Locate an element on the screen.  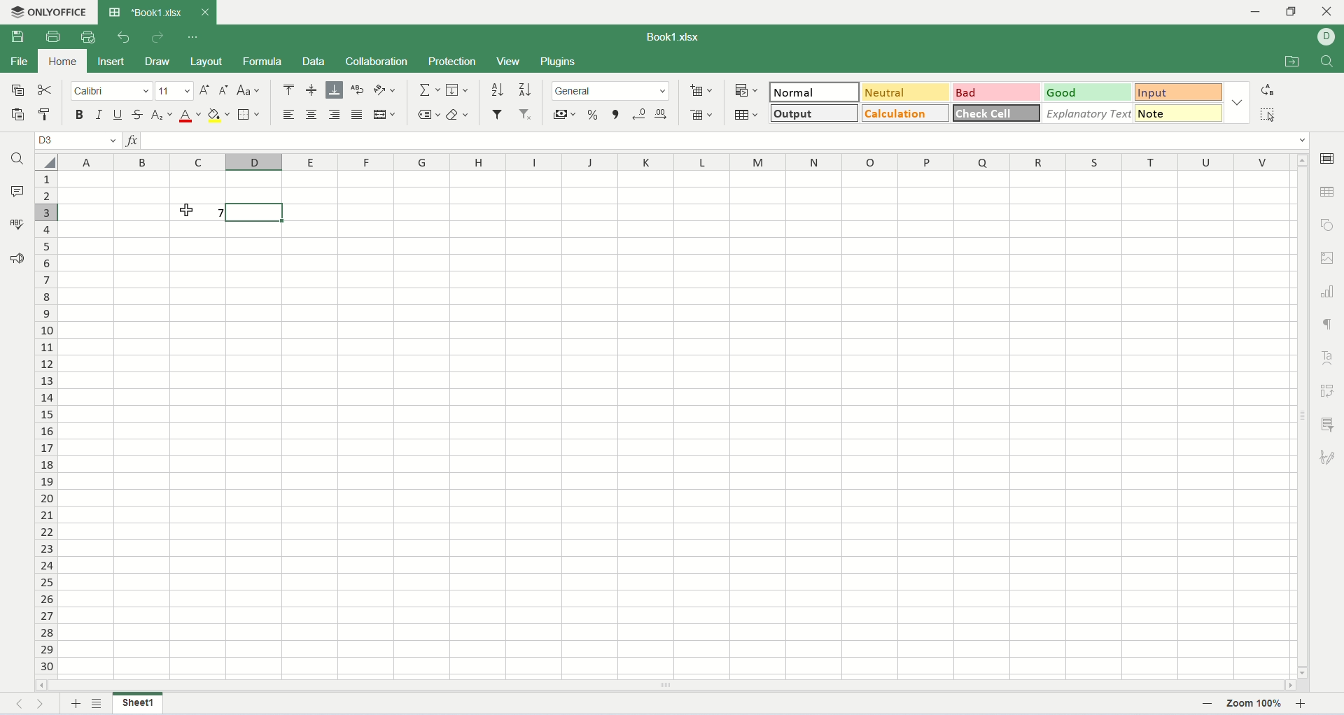
neutral is located at coordinates (908, 92).